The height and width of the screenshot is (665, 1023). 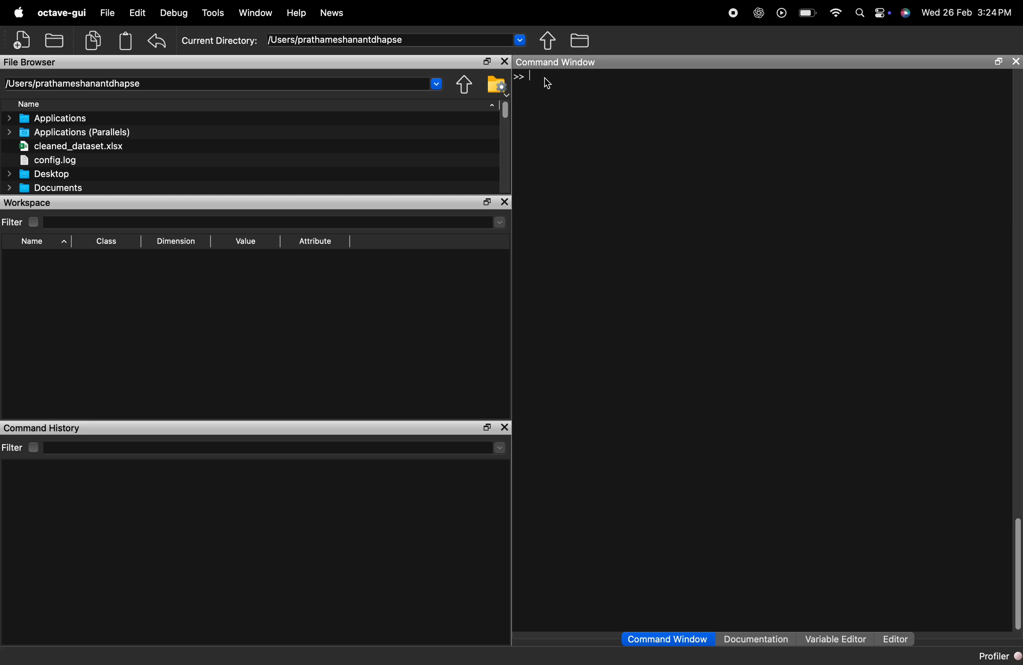 What do you see at coordinates (499, 222) in the screenshot?
I see `drop down` at bounding box center [499, 222].